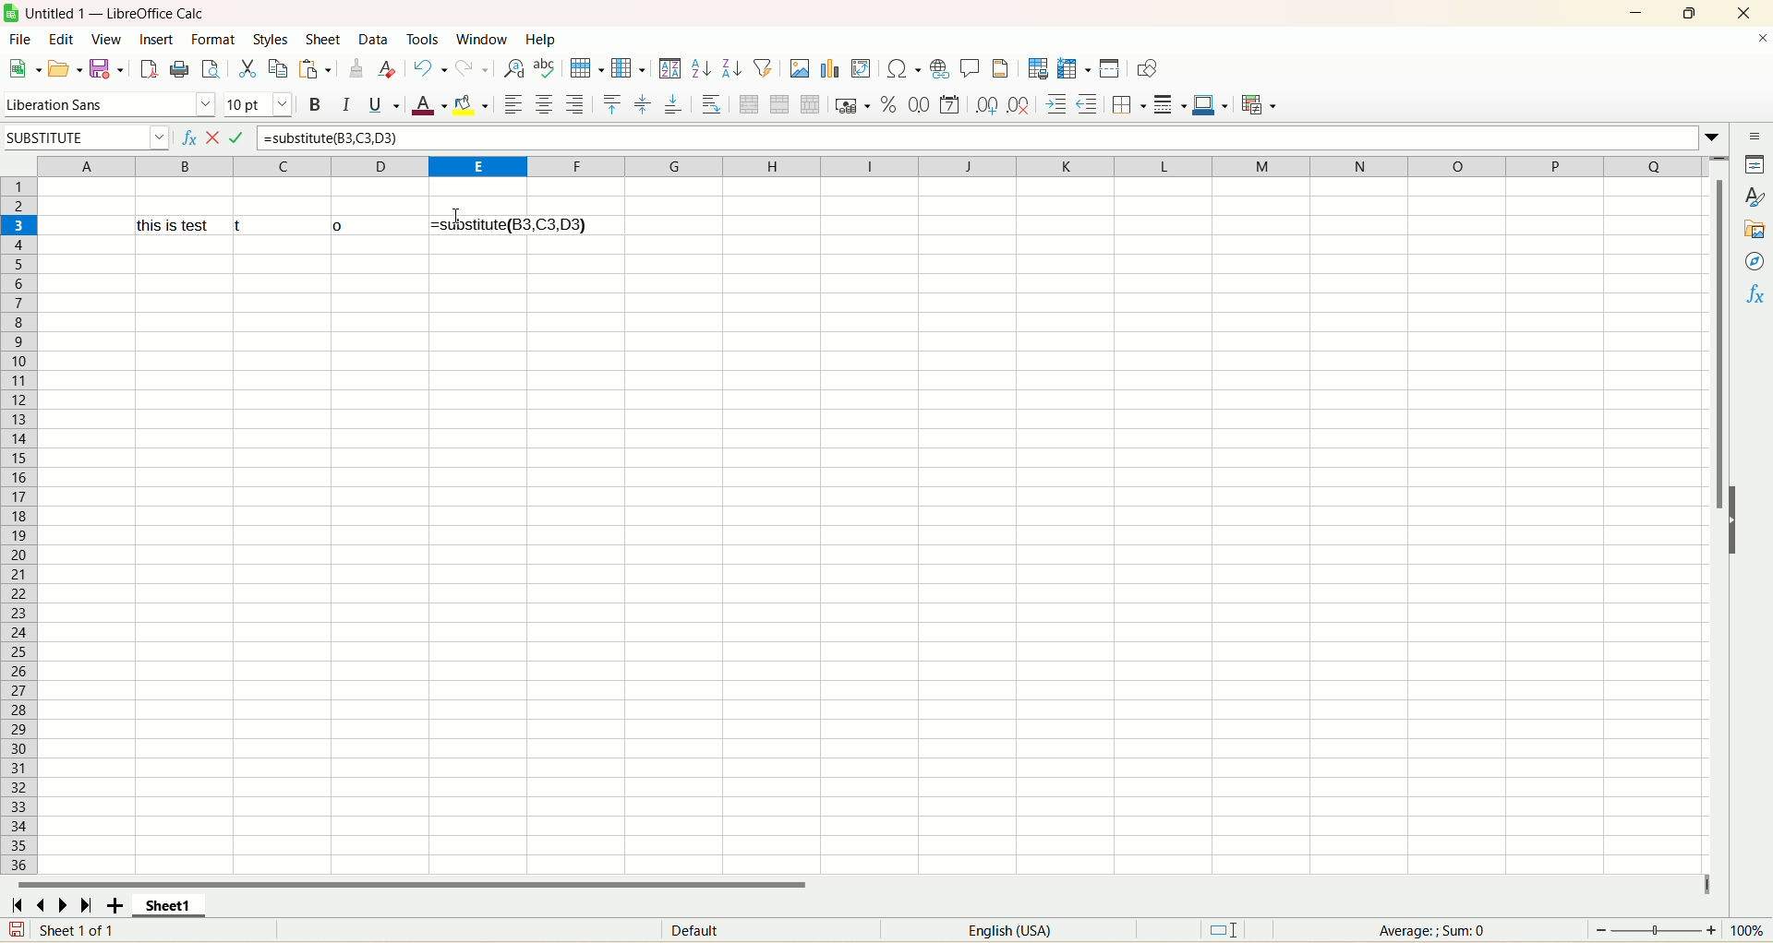  Describe the element at coordinates (677, 104) in the screenshot. I see `align bottom` at that location.